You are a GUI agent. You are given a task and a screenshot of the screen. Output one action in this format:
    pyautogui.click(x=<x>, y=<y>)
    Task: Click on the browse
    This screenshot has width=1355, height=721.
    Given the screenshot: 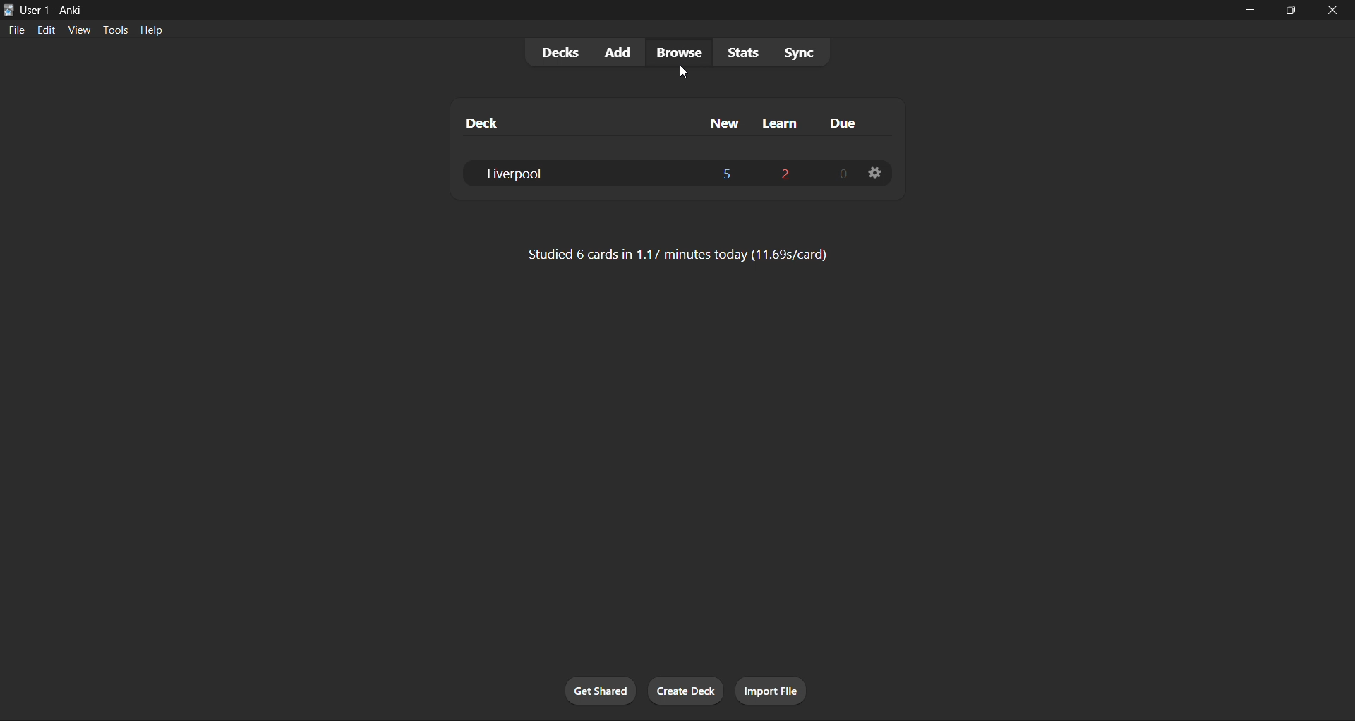 What is the action you would take?
    pyautogui.click(x=677, y=52)
    